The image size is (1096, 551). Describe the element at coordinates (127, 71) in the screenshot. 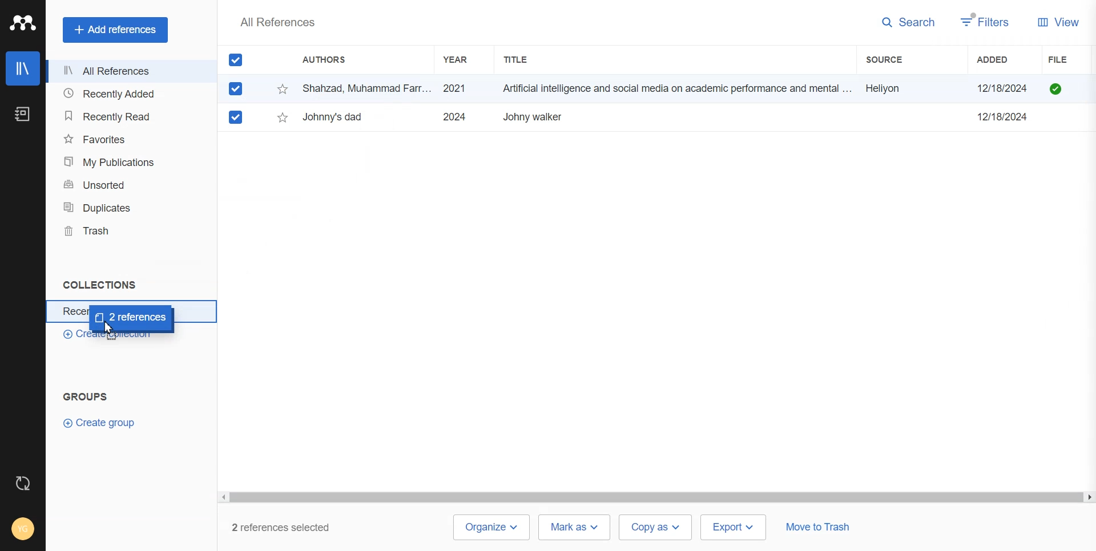

I see `All References` at that location.